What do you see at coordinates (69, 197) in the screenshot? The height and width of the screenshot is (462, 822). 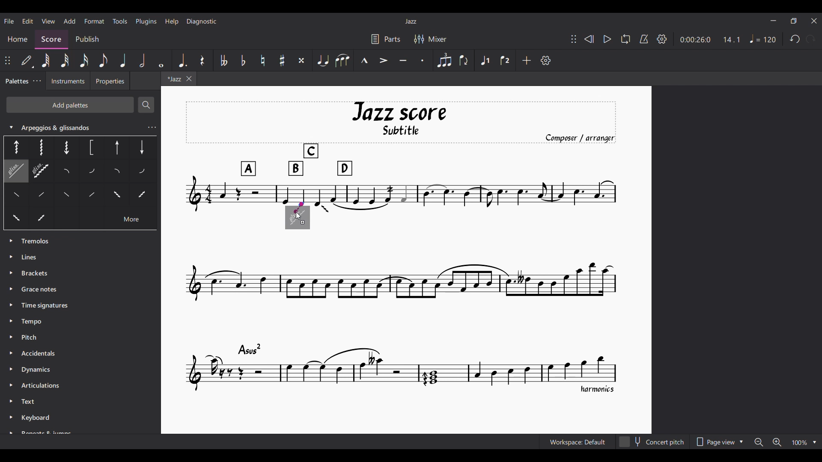 I see `Palate 13` at bounding box center [69, 197].